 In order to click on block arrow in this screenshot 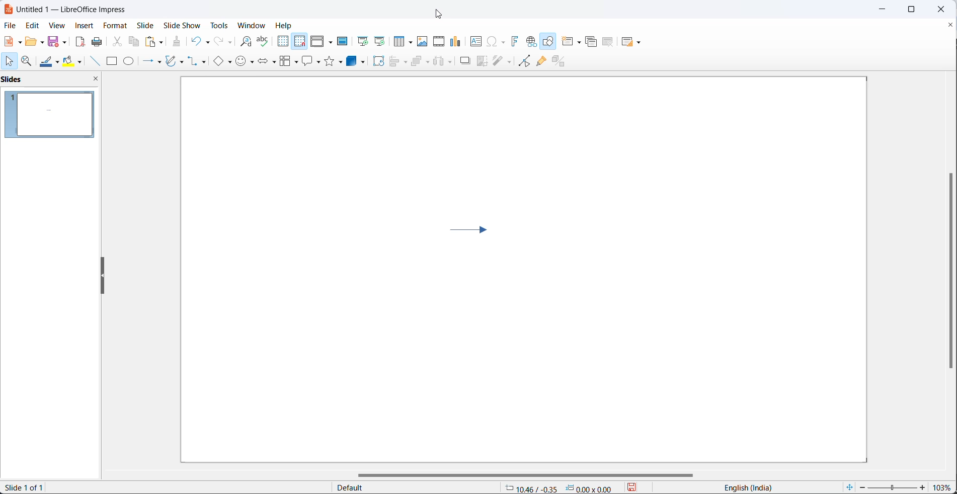, I will do `click(265, 62)`.